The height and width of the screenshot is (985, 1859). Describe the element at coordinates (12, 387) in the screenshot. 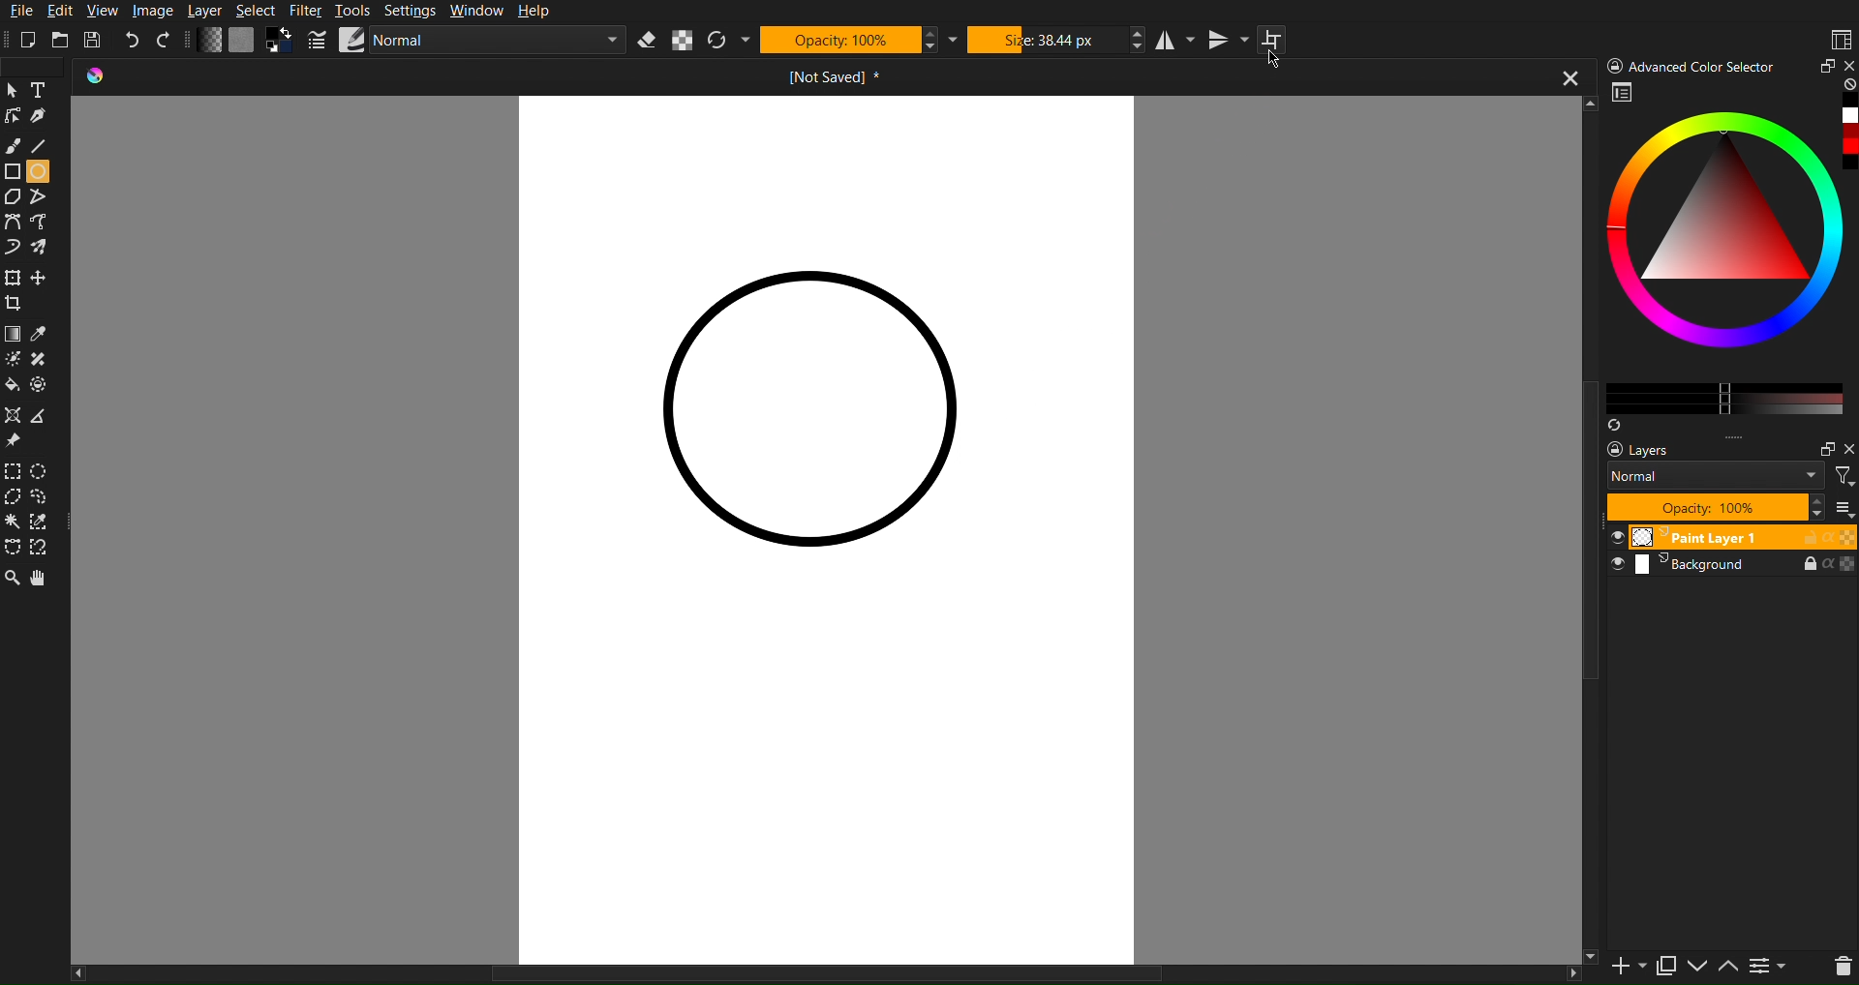

I see `Color fill` at that location.